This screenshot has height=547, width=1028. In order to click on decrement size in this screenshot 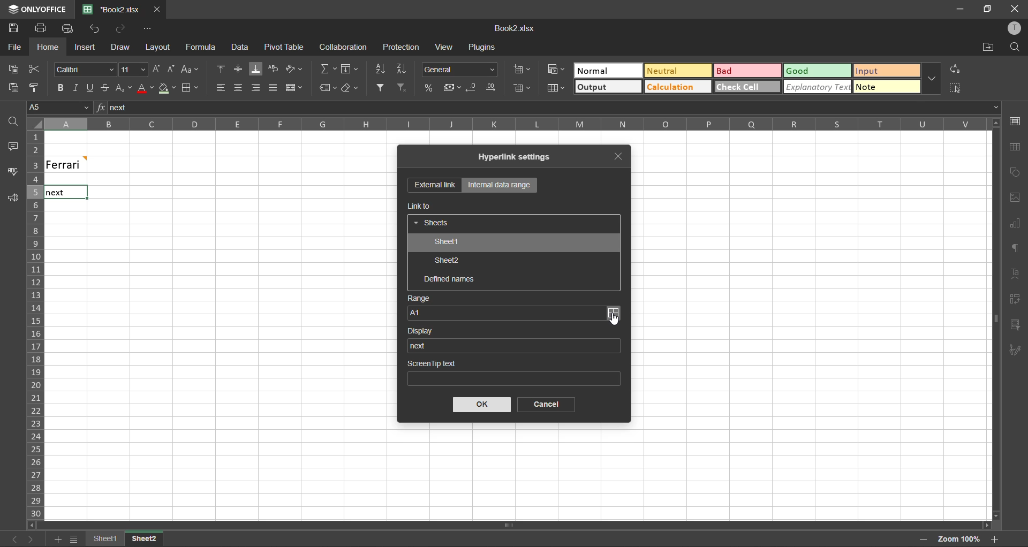, I will do `click(170, 69)`.